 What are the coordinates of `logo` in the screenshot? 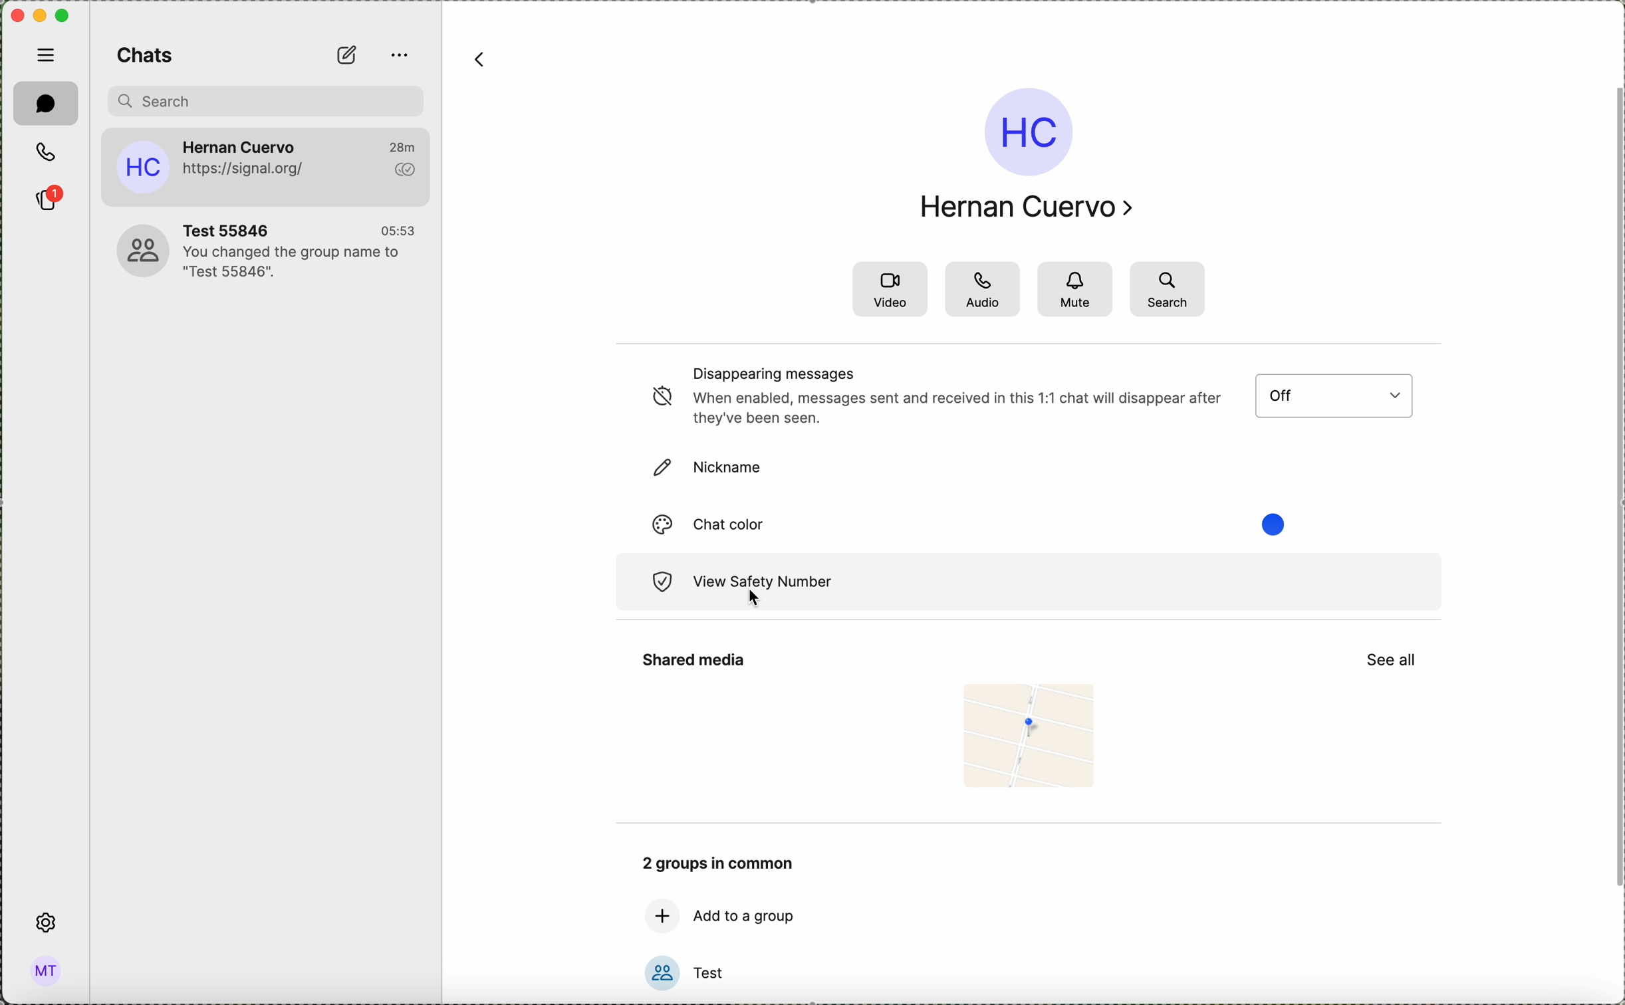 It's located at (656, 584).